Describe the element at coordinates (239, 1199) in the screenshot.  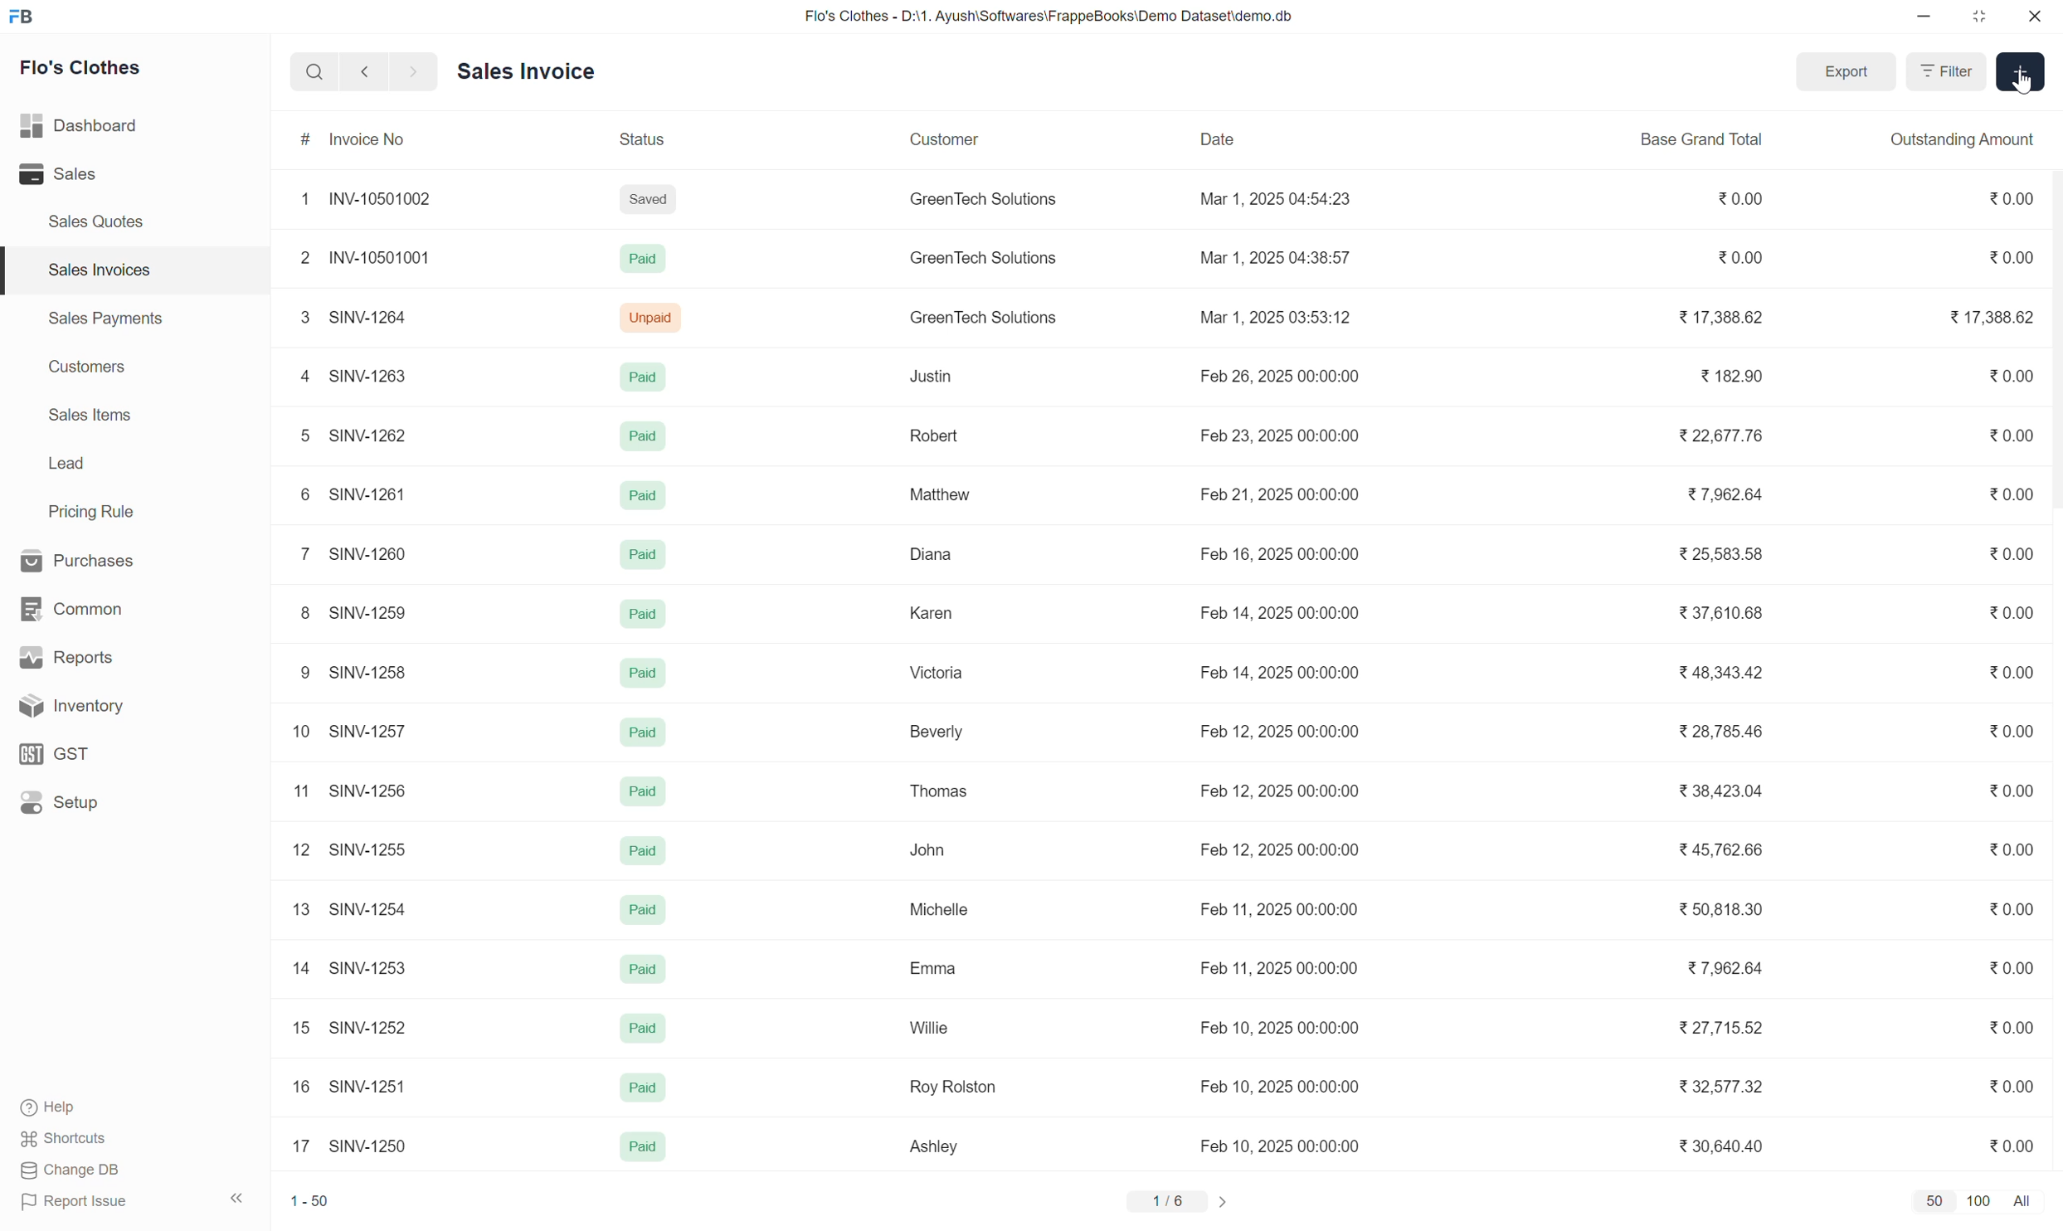
I see `hide sidebar` at that location.